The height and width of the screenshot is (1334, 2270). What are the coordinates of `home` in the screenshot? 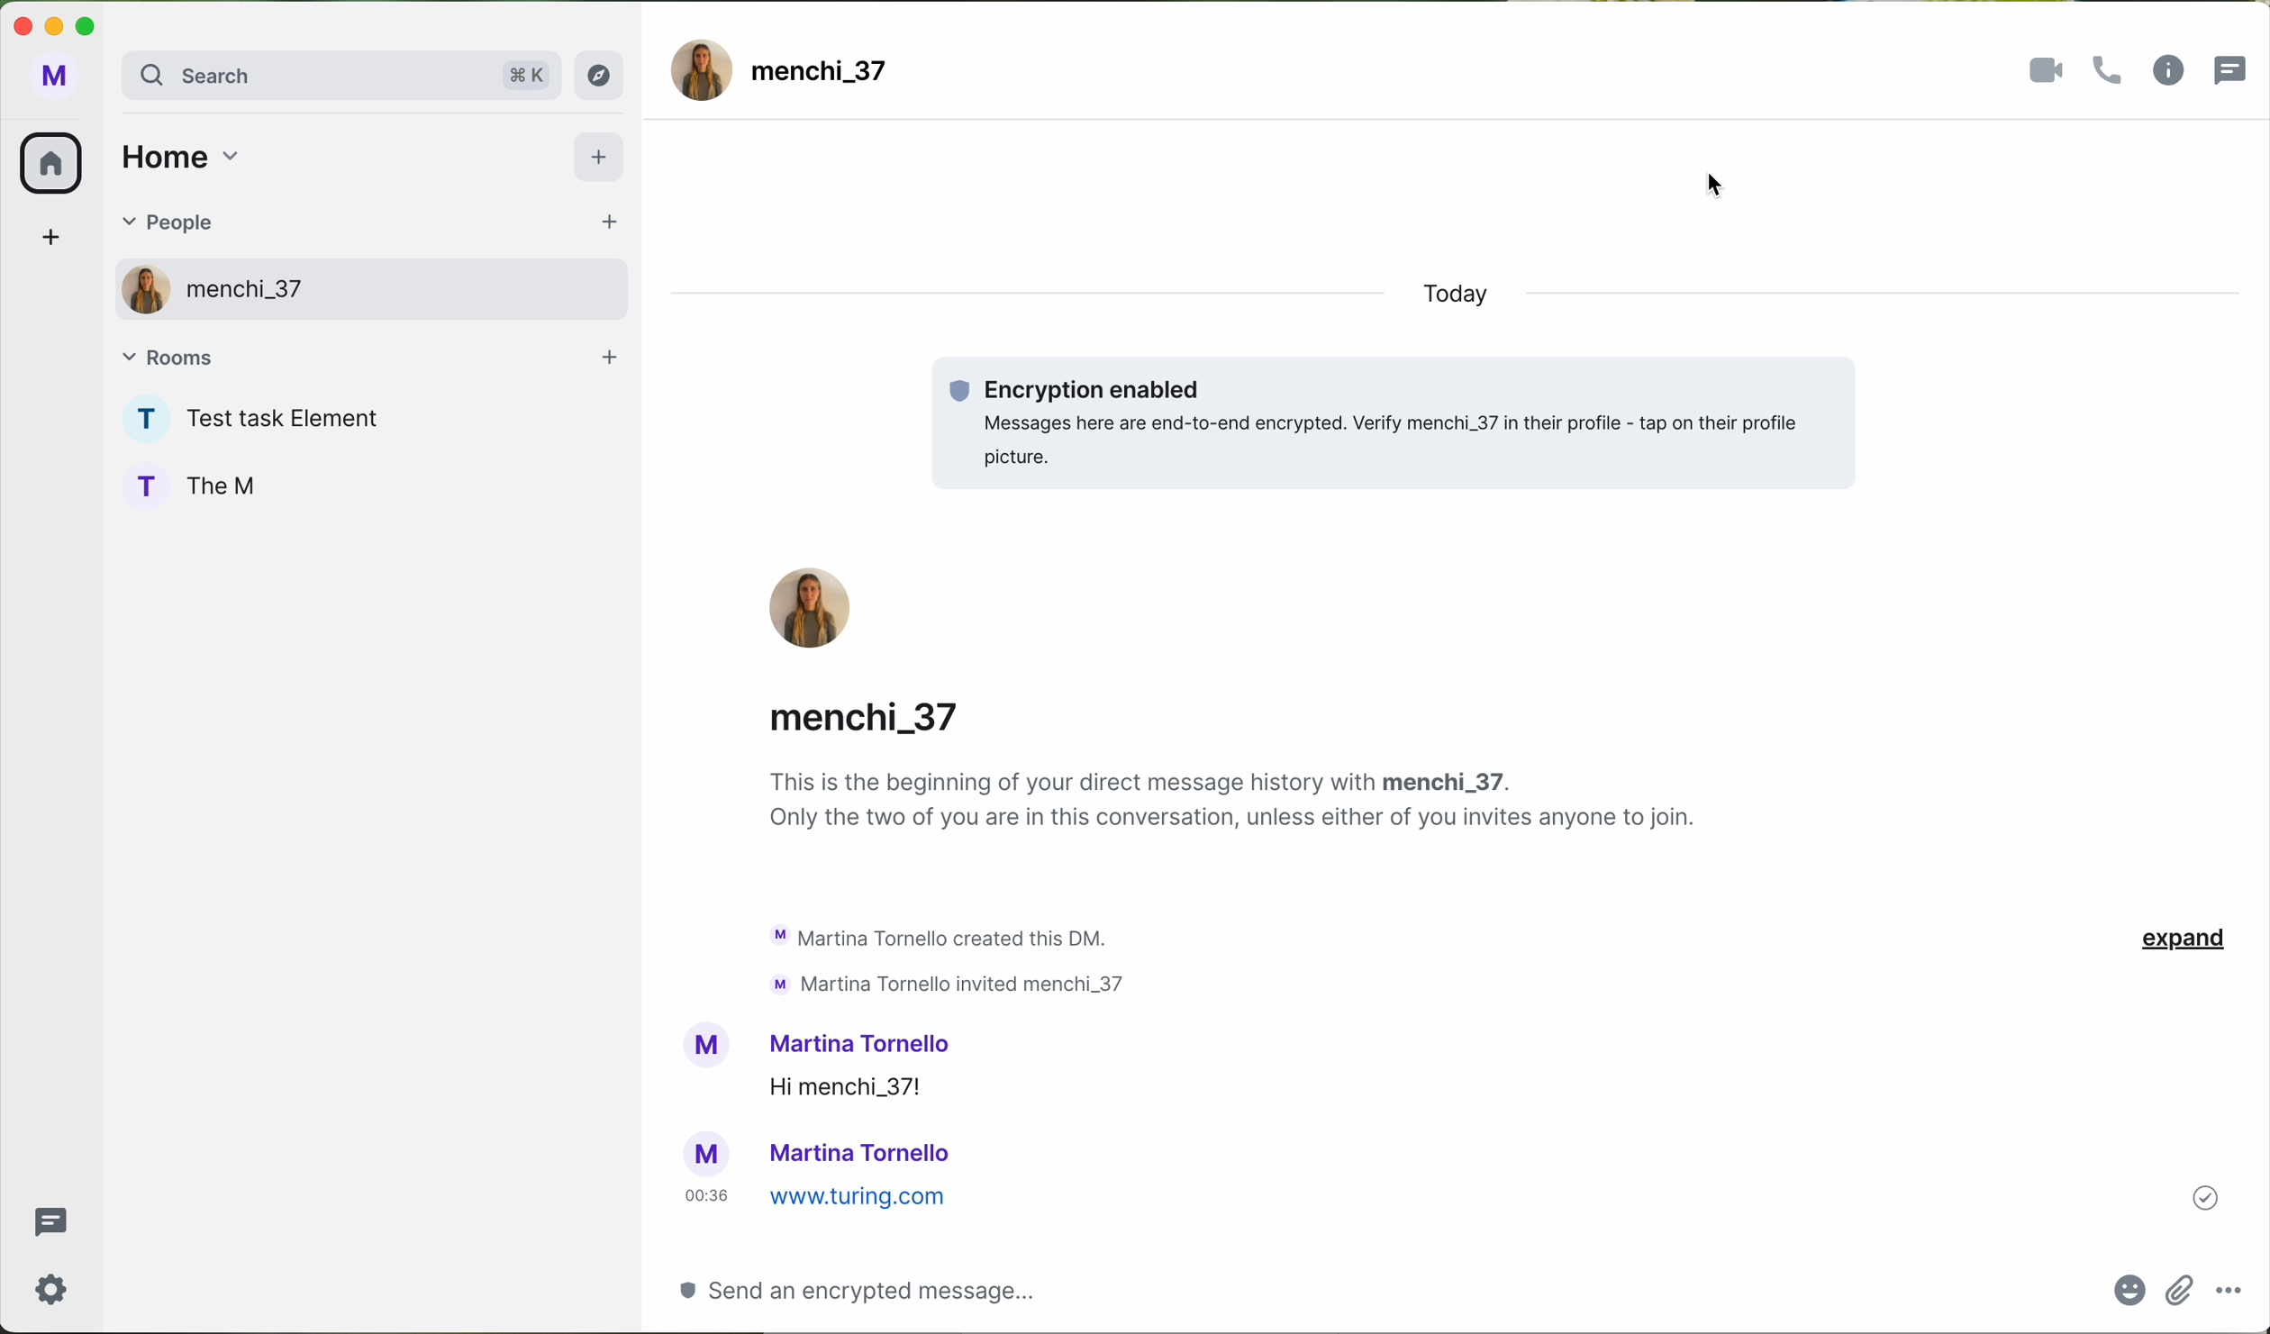 It's located at (177, 155).